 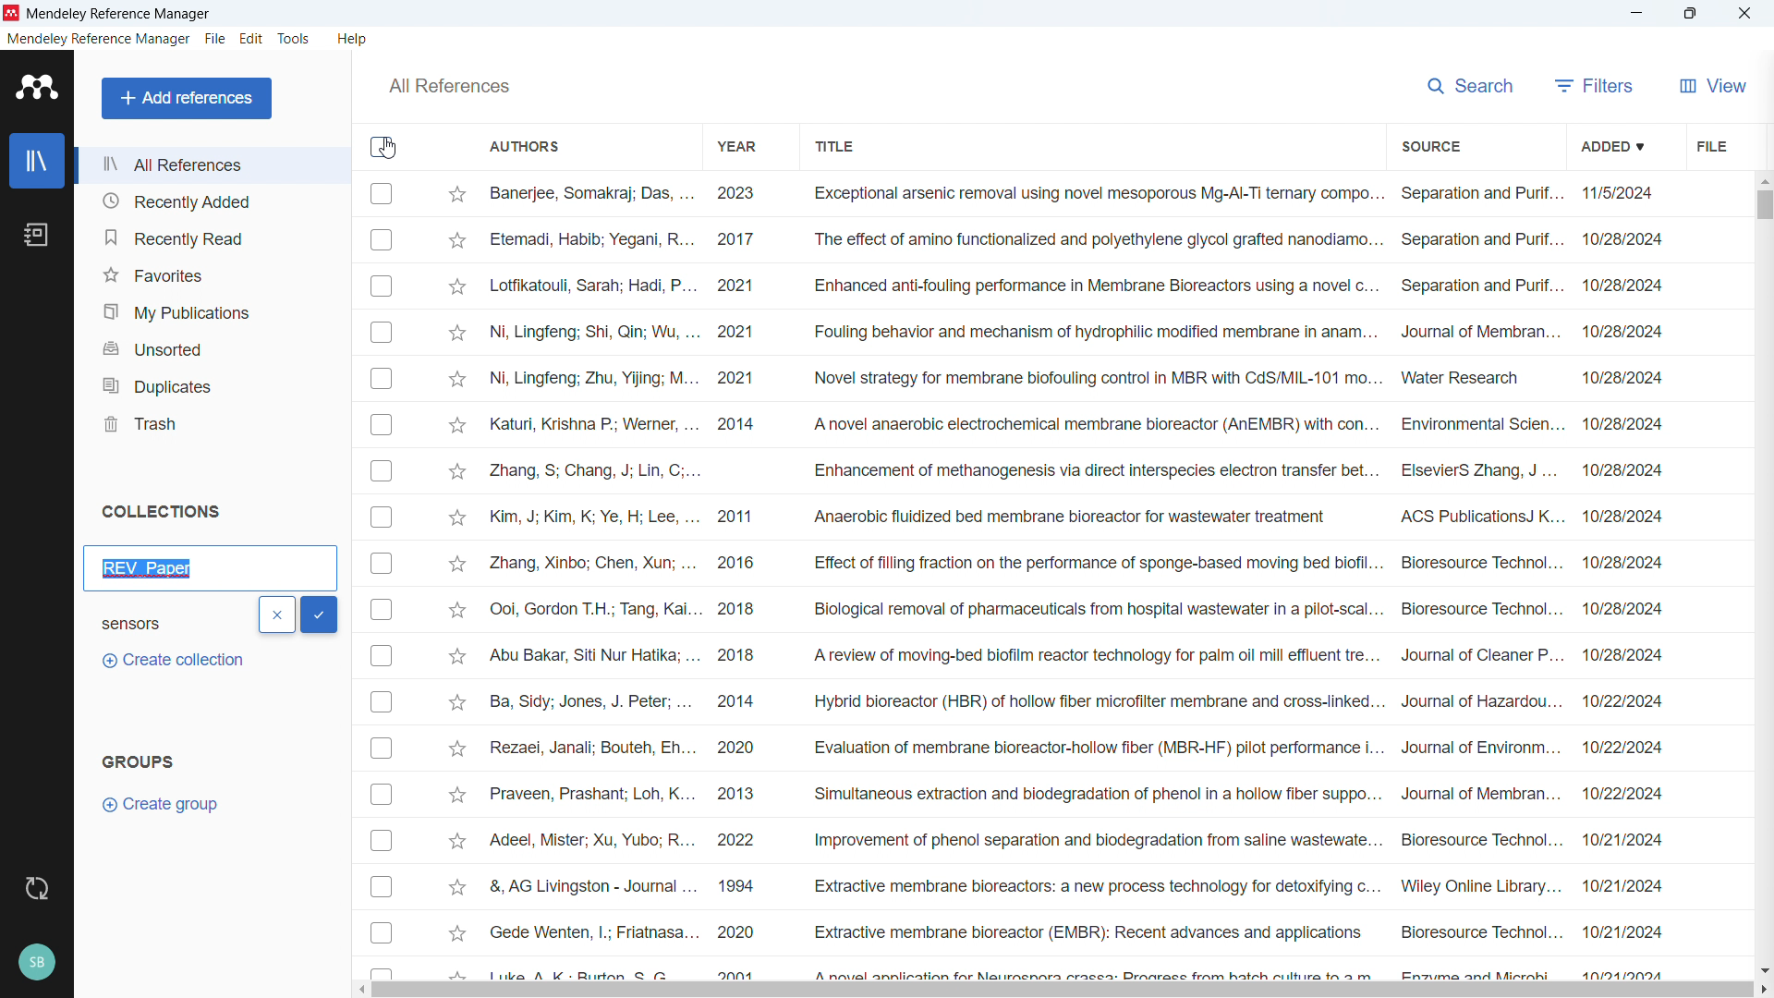 I want to click on Abu Bakar, Siti Nur Hatika; ... 2018 A review of moving-bed biofilm reactor technology for palm oil mill effluent tre... Journal of Cleaner P... 10/28/2024, so click(x=1076, y=654).